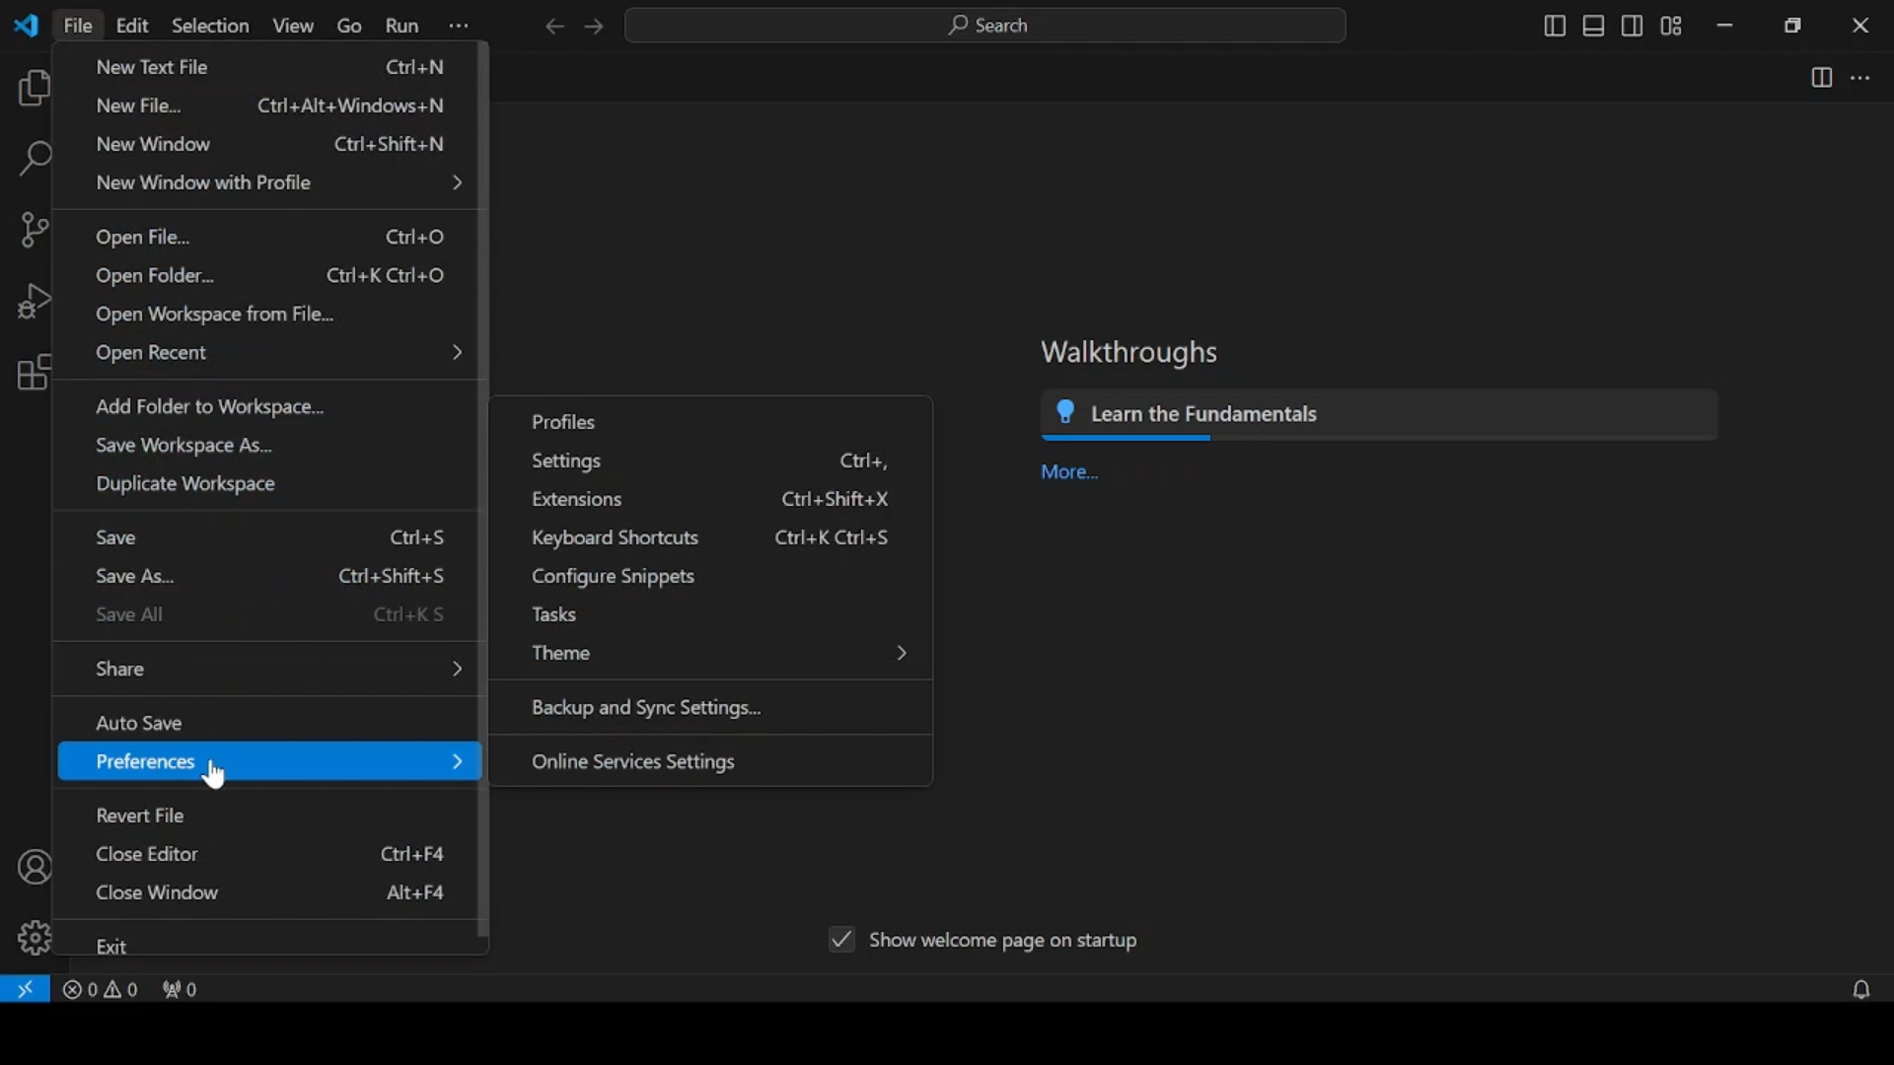  What do you see at coordinates (138, 106) in the screenshot?
I see `new file` at bounding box center [138, 106].